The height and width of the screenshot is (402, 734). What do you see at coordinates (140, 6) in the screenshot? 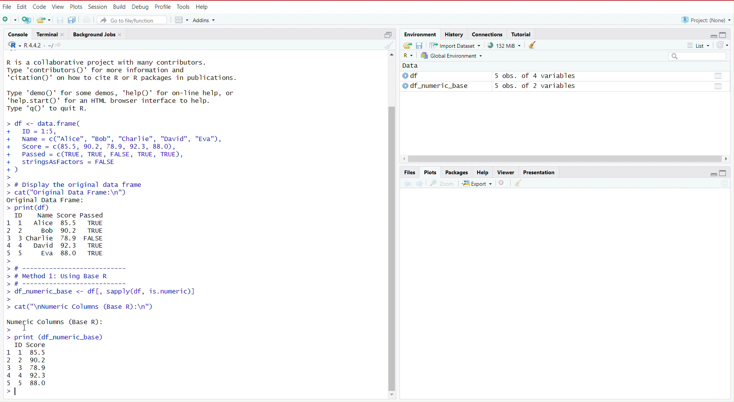
I see `Debug` at bounding box center [140, 6].